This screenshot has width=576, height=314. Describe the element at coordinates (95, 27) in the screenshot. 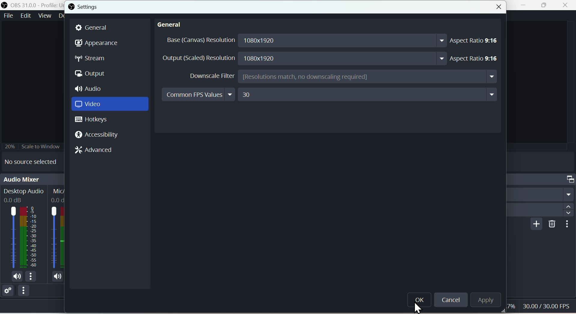

I see `General` at that location.